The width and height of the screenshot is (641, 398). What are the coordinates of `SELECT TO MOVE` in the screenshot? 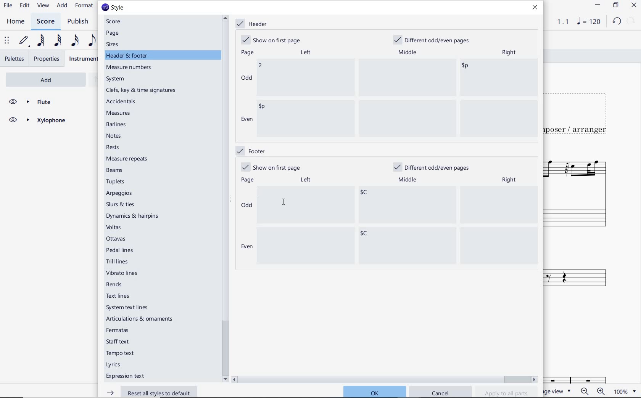 It's located at (7, 41).